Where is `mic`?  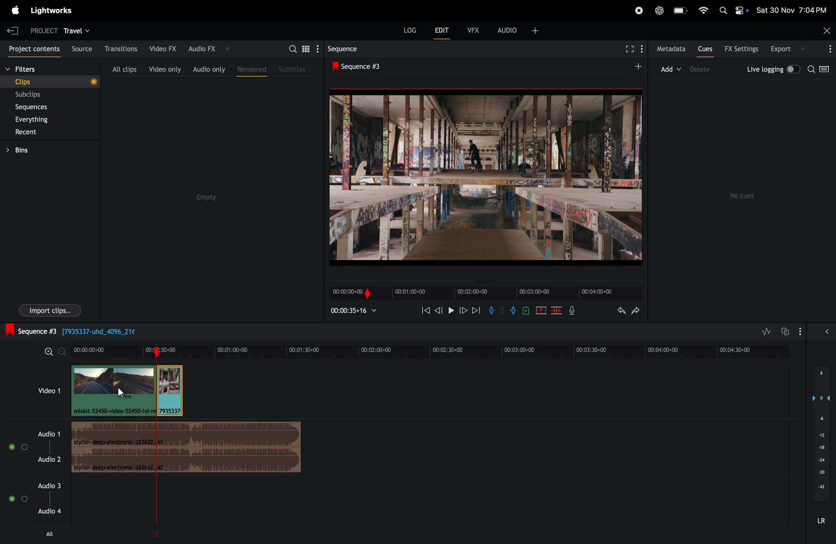 mic is located at coordinates (571, 312).